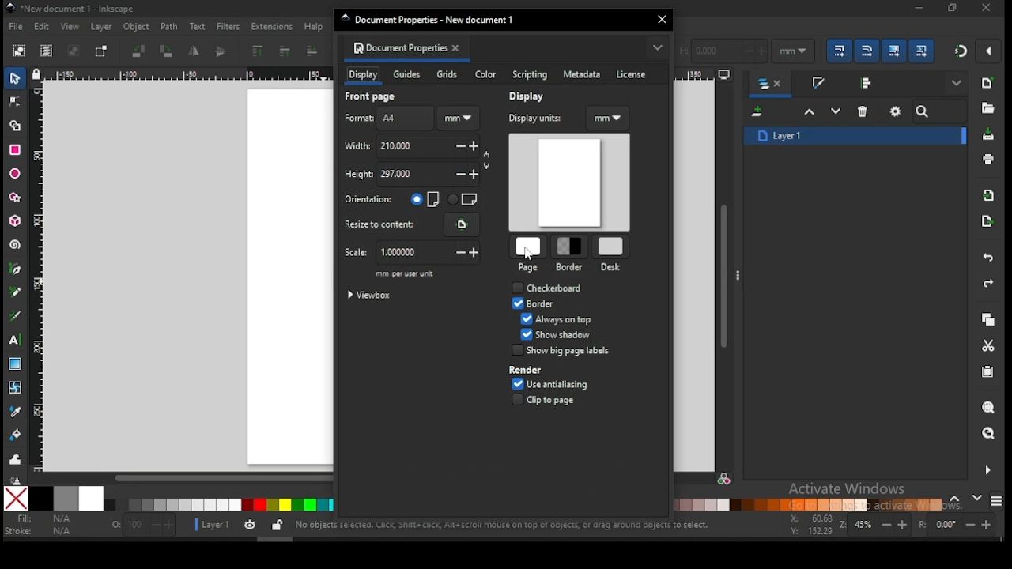  Describe the element at coordinates (194, 51) in the screenshot. I see `object flip horizontal` at that location.